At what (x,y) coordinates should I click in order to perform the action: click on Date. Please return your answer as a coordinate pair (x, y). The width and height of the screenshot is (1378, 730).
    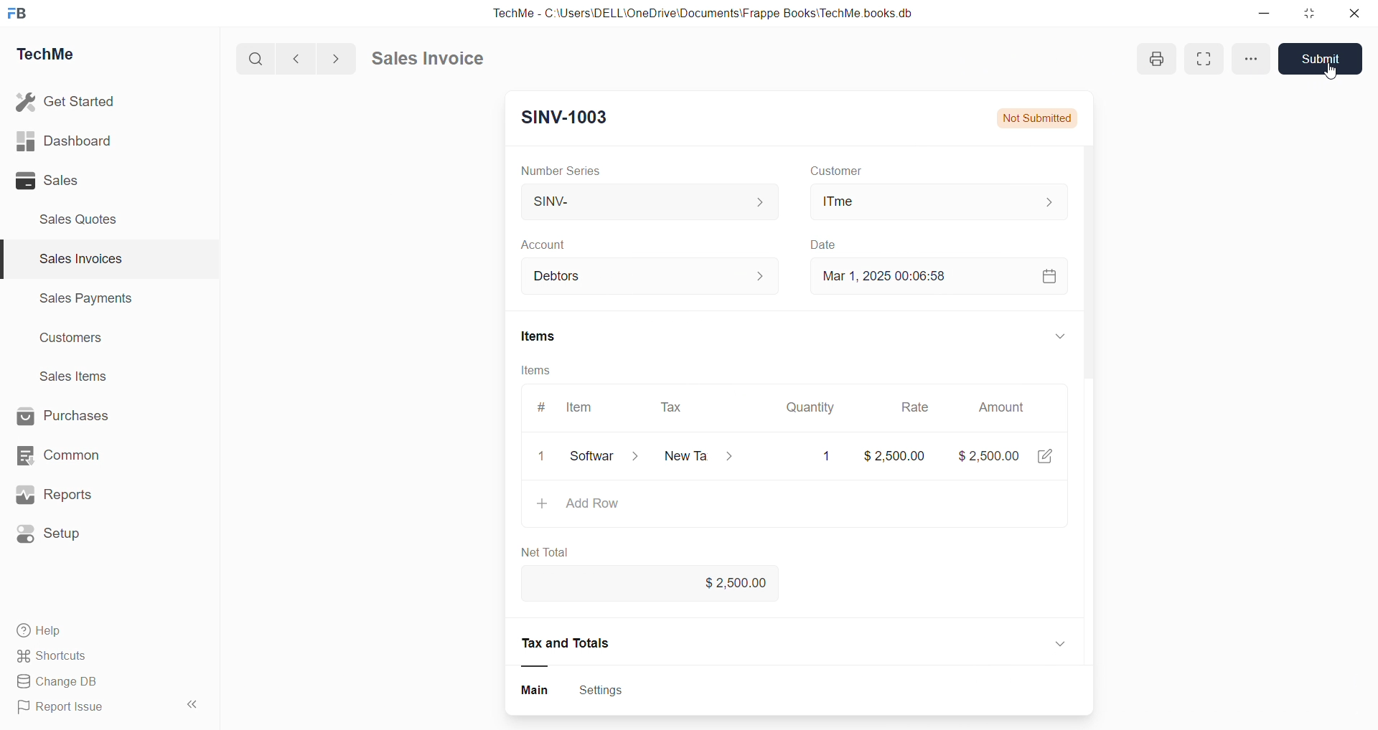
    Looking at the image, I should click on (842, 244).